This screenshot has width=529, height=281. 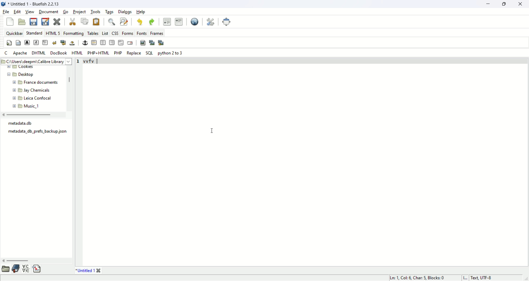 What do you see at coordinates (21, 67) in the screenshot?
I see `new folder` at bounding box center [21, 67].